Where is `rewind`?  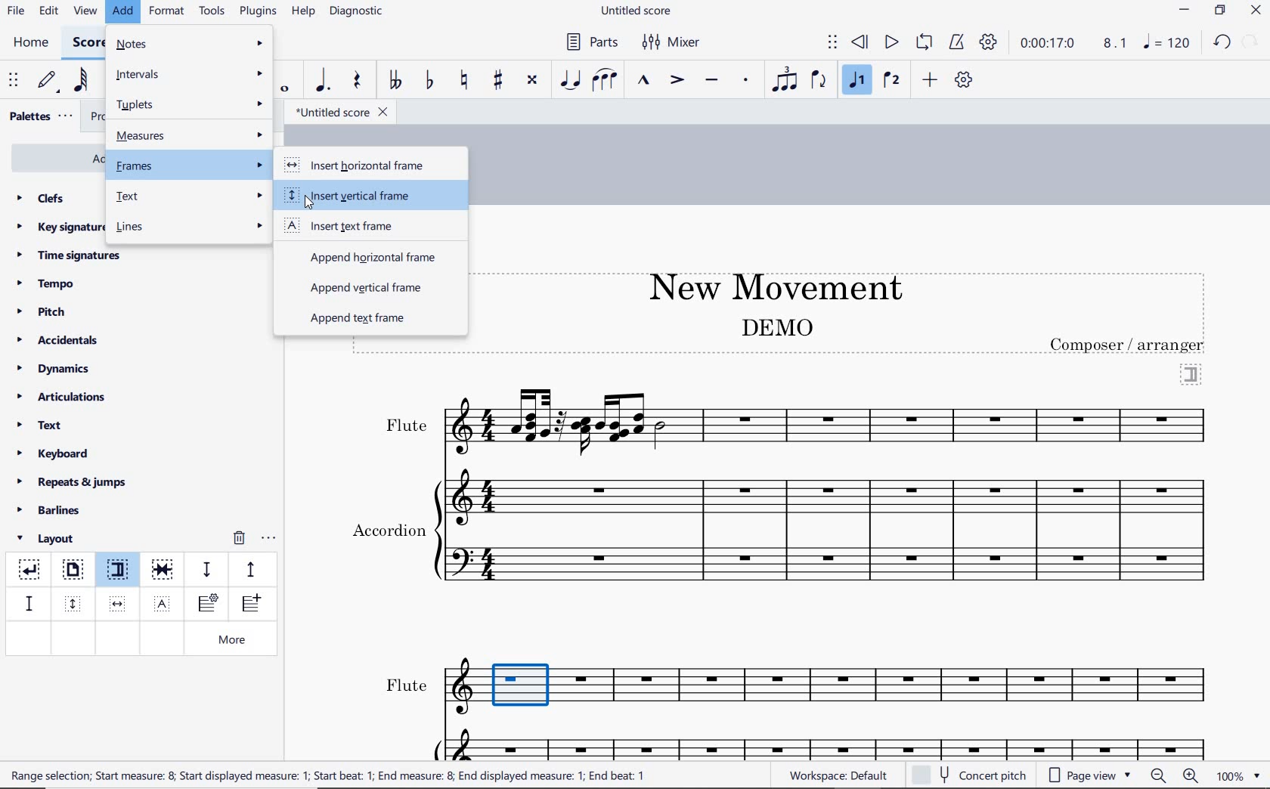
rewind is located at coordinates (861, 43).